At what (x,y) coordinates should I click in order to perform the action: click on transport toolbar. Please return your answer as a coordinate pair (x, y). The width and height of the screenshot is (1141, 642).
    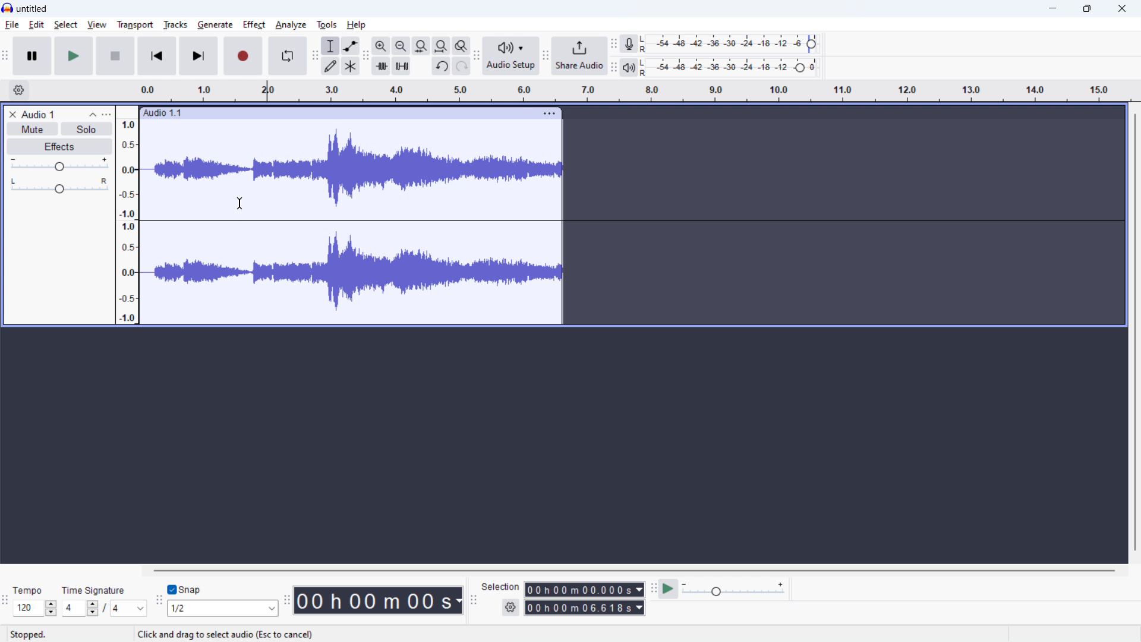
    Looking at the image, I should click on (5, 58).